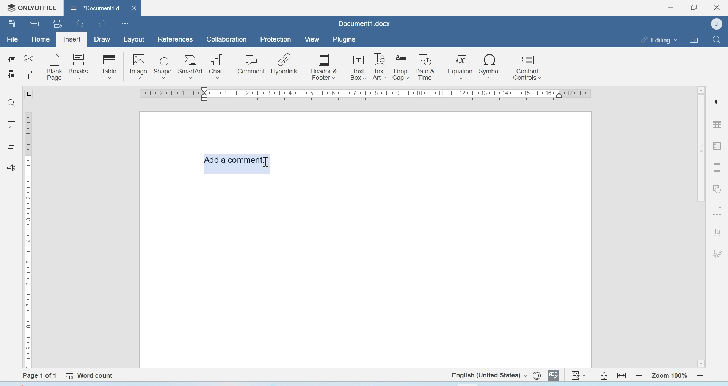 This screenshot has width=728, height=386. Describe the element at coordinates (490, 66) in the screenshot. I see `Symbol` at that location.